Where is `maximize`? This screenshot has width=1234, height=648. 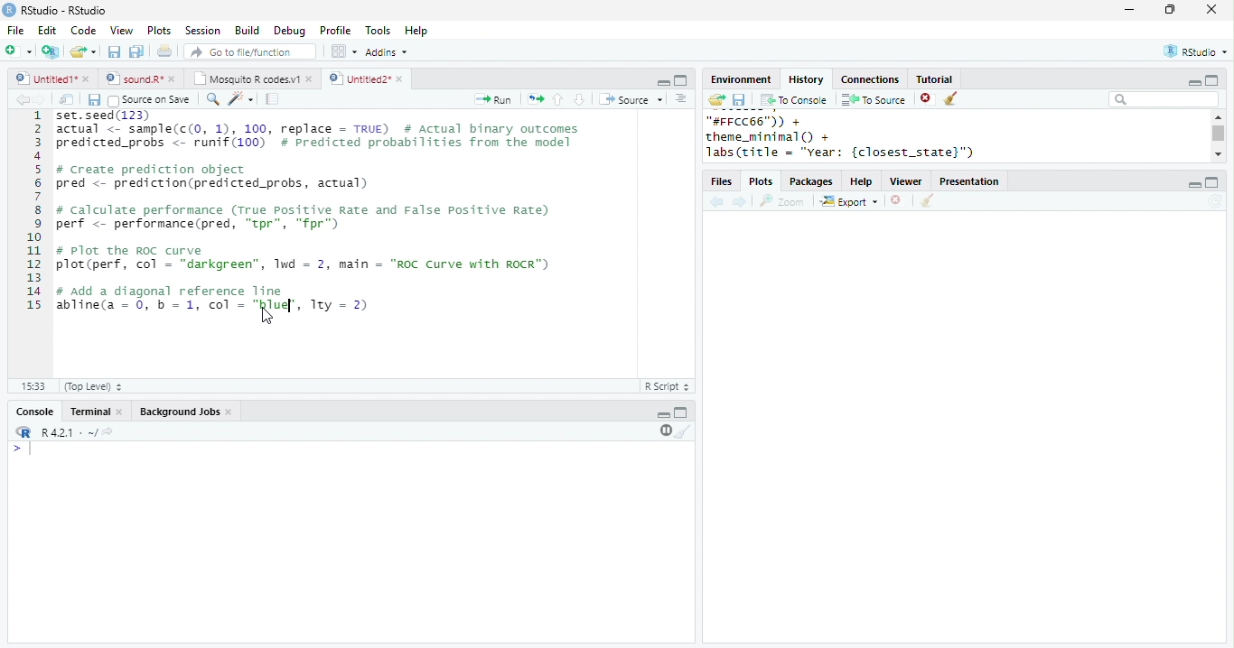
maximize is located at coordinates (681, 412).